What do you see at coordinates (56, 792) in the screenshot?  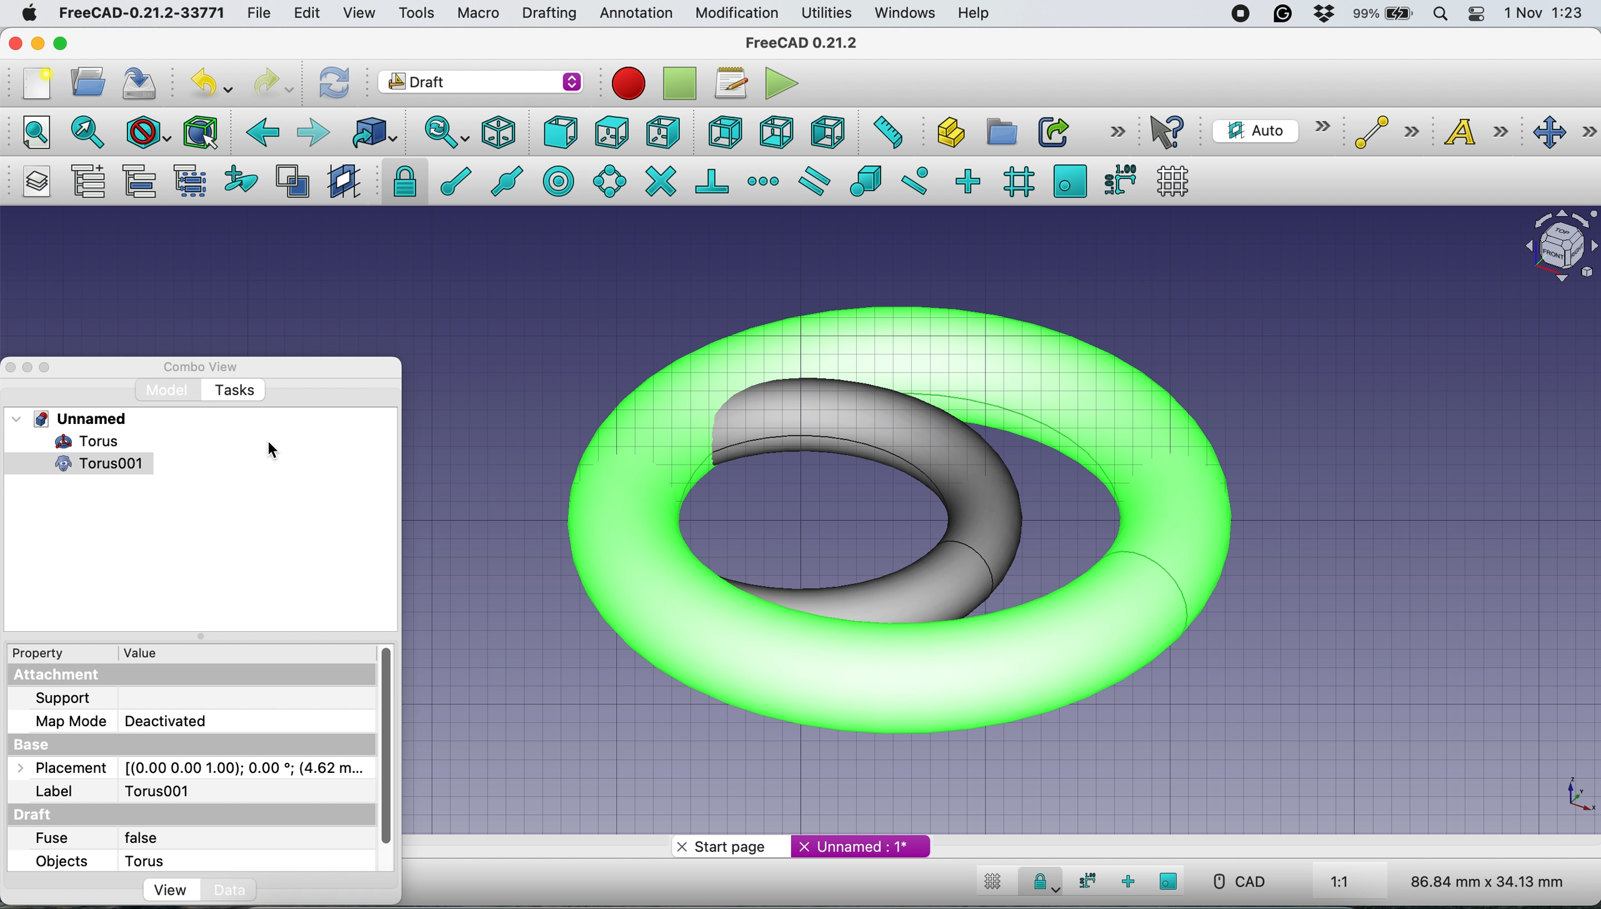 I see `Label` at bounding box center [56, 792].